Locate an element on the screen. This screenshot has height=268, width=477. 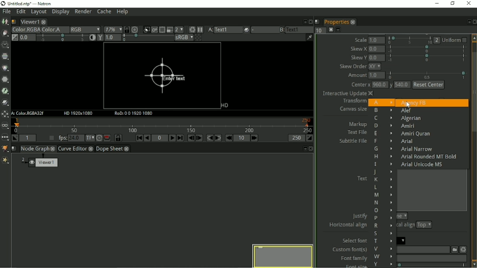
Enable the region of interest that limit the portion of the viewer that is kept updated. is located at coordinates (162, 29).